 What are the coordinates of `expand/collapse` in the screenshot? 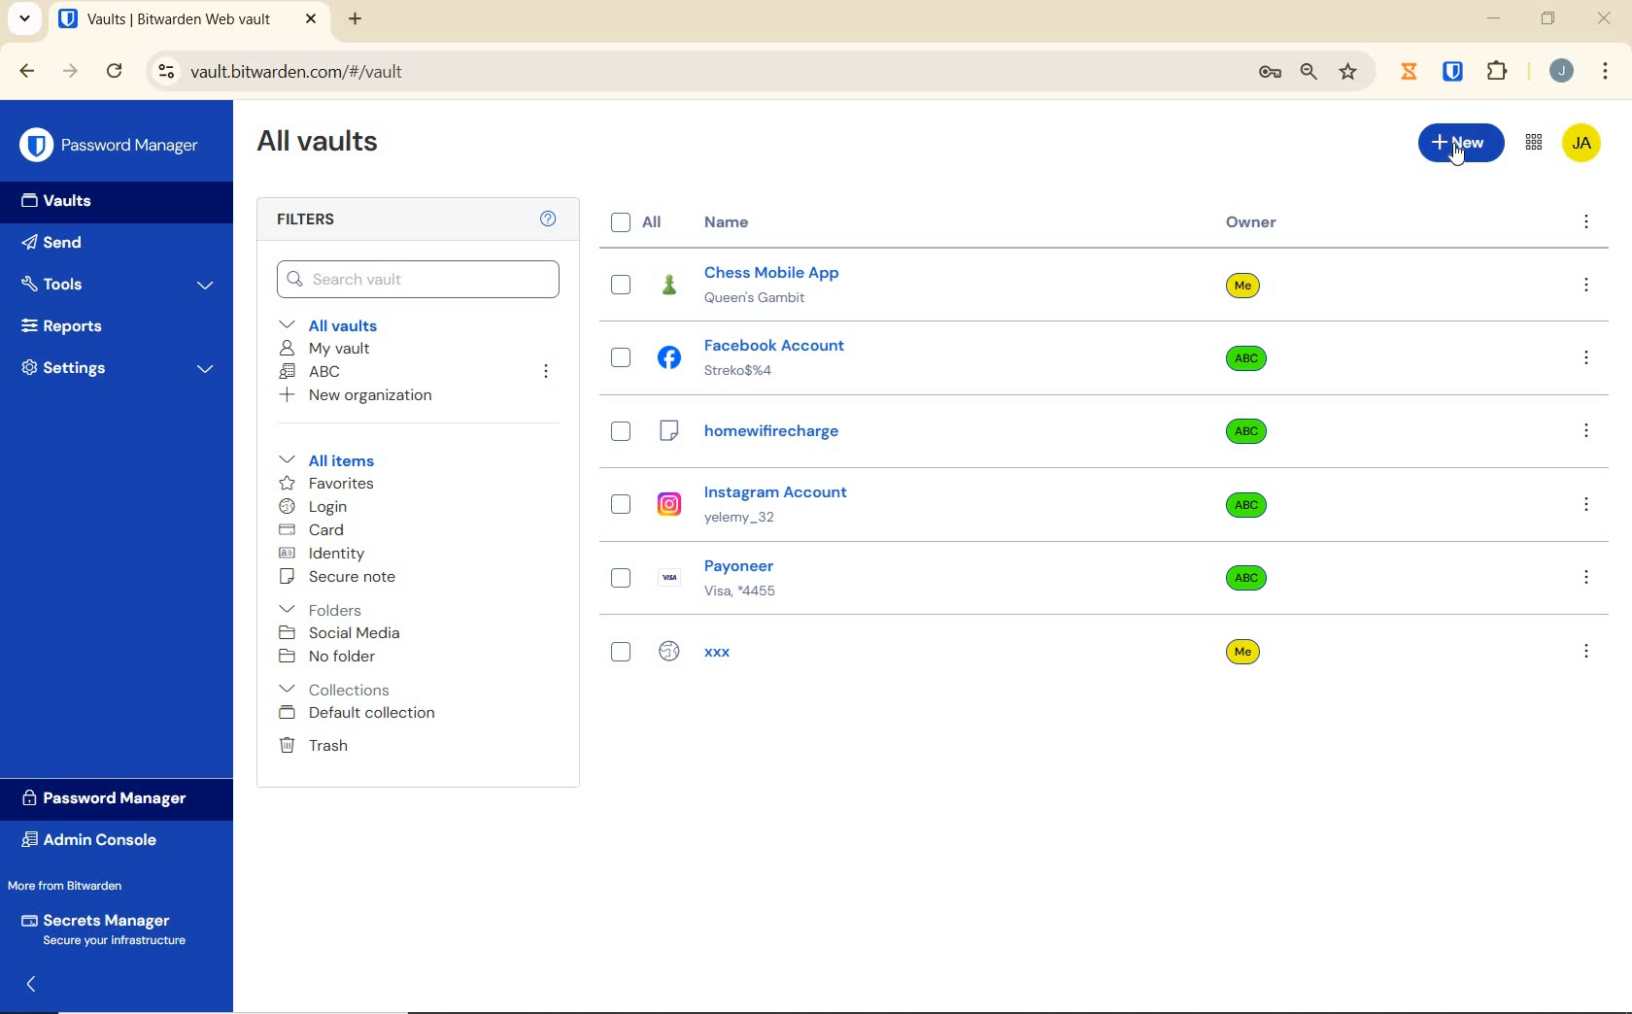 It's located at (32, 984).